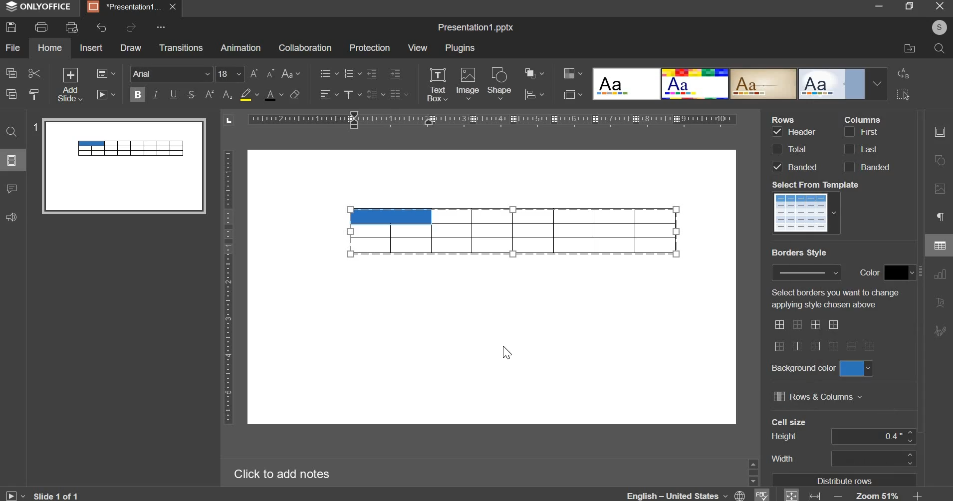  Describe the element at coordinates (219, 94) in the screenshot. I see `subscript & superscript` at that location.